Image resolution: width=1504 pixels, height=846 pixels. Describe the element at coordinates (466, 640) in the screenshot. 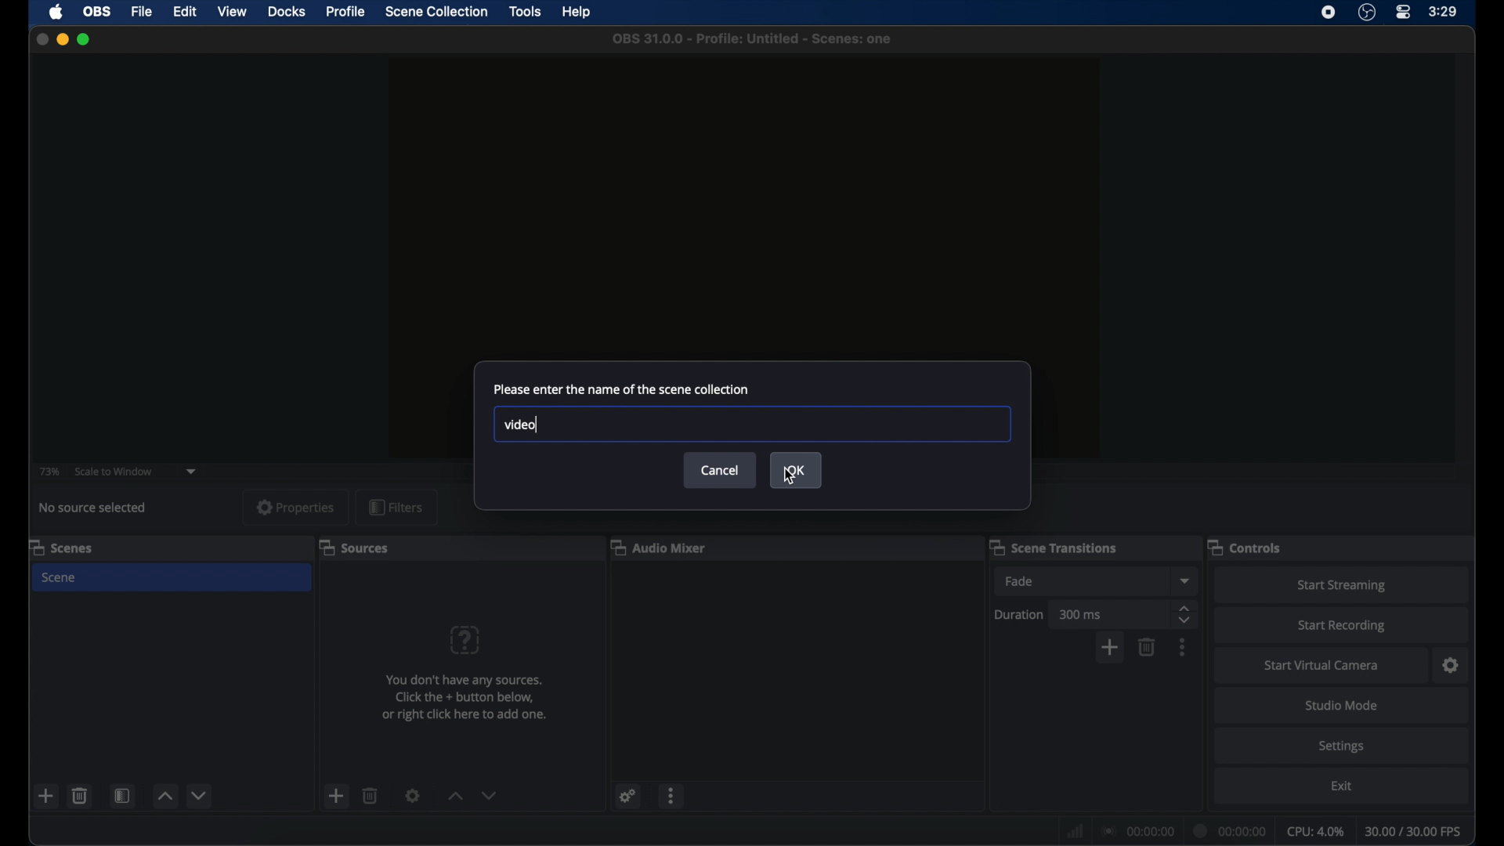

I see `question mark icon` at that location.